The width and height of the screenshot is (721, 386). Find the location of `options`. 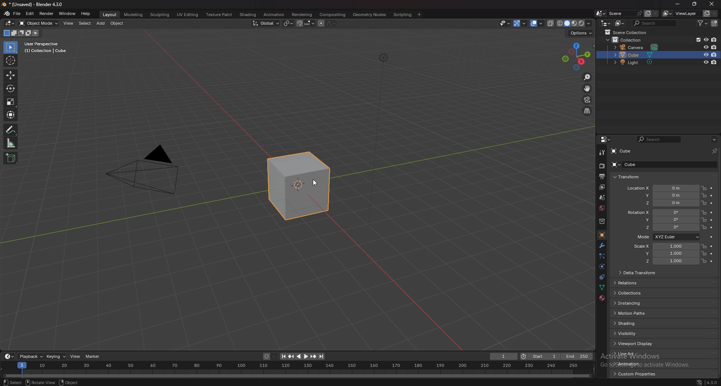

options is located at coordinates (581, 33).